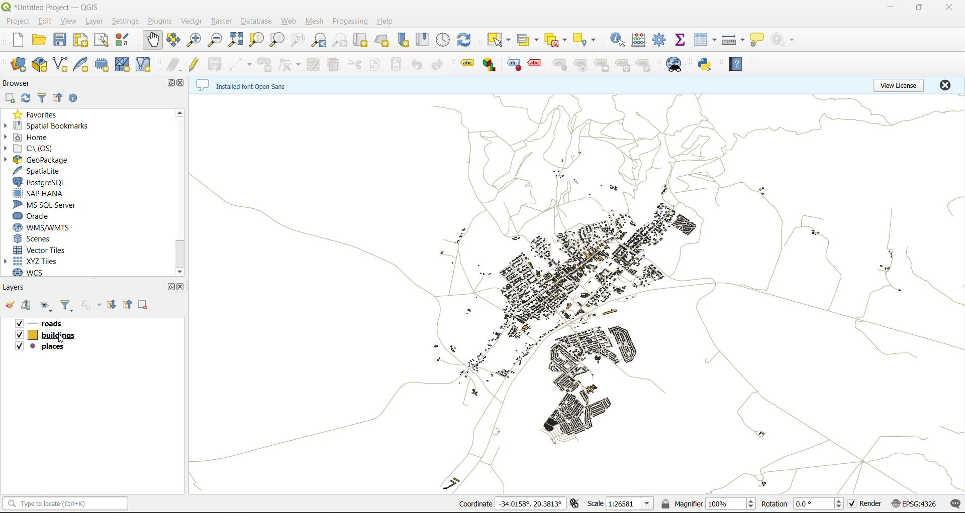 The width and height of the screenshot is (965, 513). What do you see at coordinates (244, 85) in the screenshot?
I see `metadata` at bounding box center [244, 85].